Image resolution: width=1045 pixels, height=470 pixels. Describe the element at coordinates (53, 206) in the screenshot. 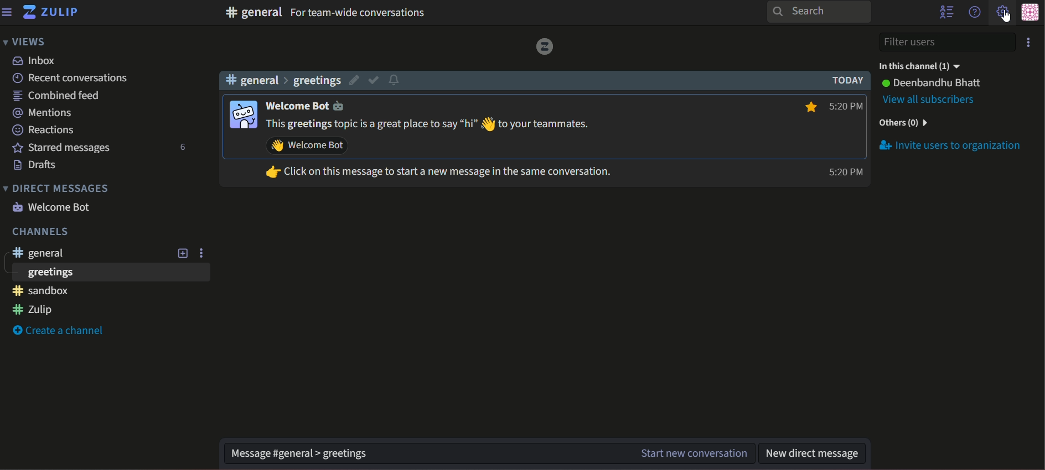

I see `welcome bot` at that location.